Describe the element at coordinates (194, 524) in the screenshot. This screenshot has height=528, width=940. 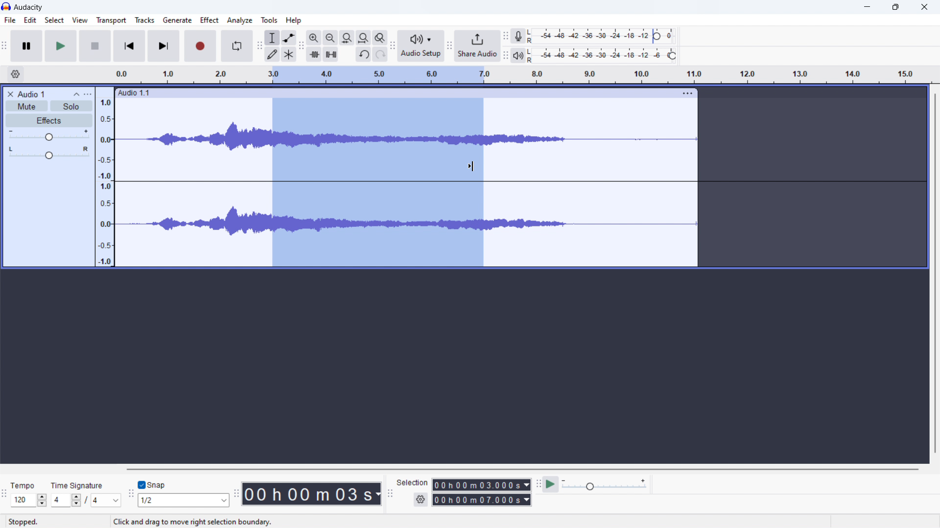
I see `Click and drag to move right selection boundary.` at that location.